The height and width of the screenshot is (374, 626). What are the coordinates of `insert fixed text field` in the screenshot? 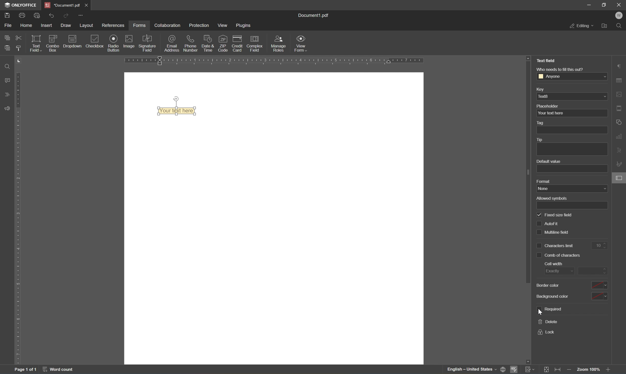 It's located at (67, 46).